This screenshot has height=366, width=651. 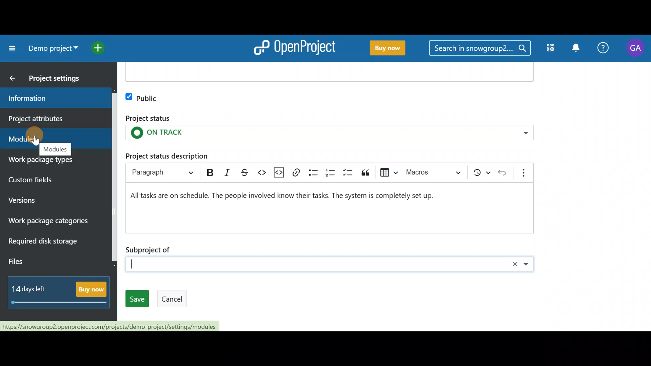 I want to click on Buy now, so click(x=61, y=290).